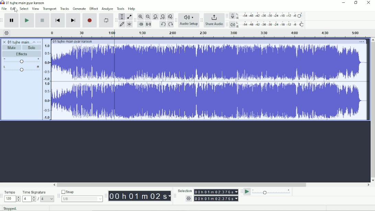 Image resolution: width=375 pixels, height=211 pixels. I want to click on File, so click(4, 9).